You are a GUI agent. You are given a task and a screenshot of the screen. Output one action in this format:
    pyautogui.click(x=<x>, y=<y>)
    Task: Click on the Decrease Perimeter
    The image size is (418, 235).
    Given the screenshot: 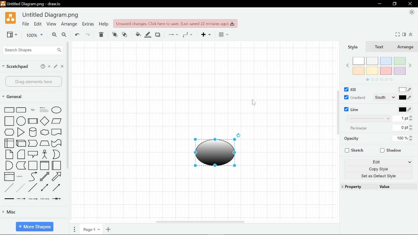 What is the action you would take?
    pyautogui.click(x=412, y=130)
    